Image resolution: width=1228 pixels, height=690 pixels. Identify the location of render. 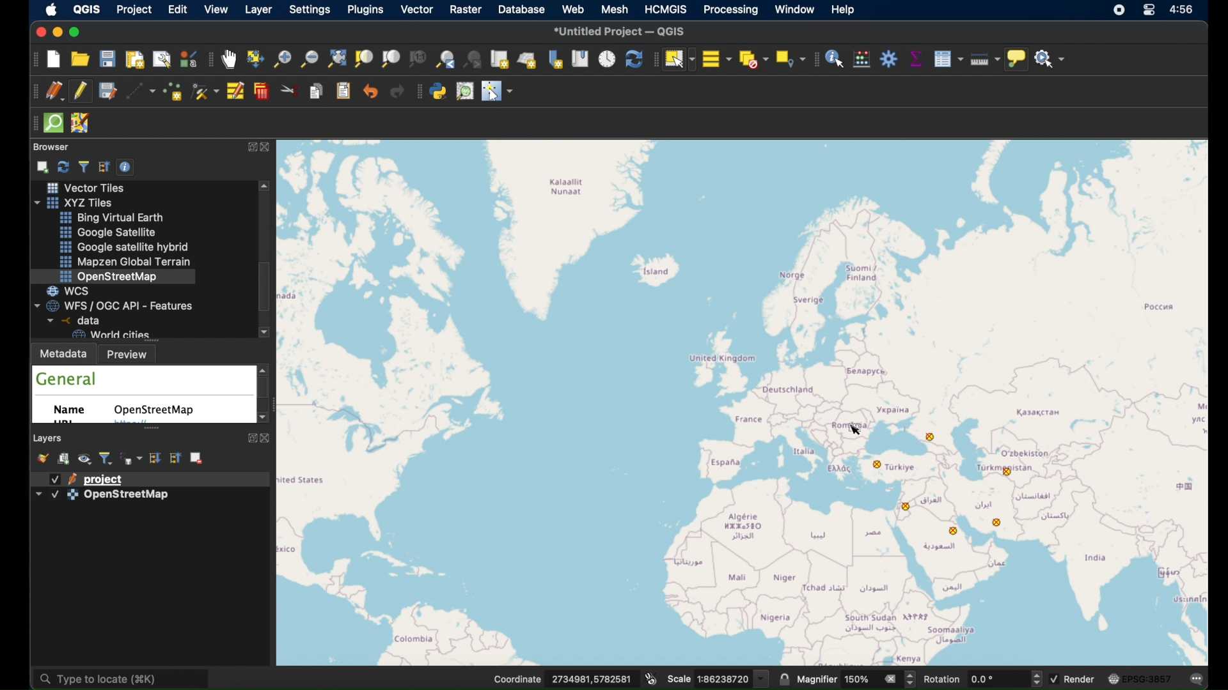
(1081, 678).